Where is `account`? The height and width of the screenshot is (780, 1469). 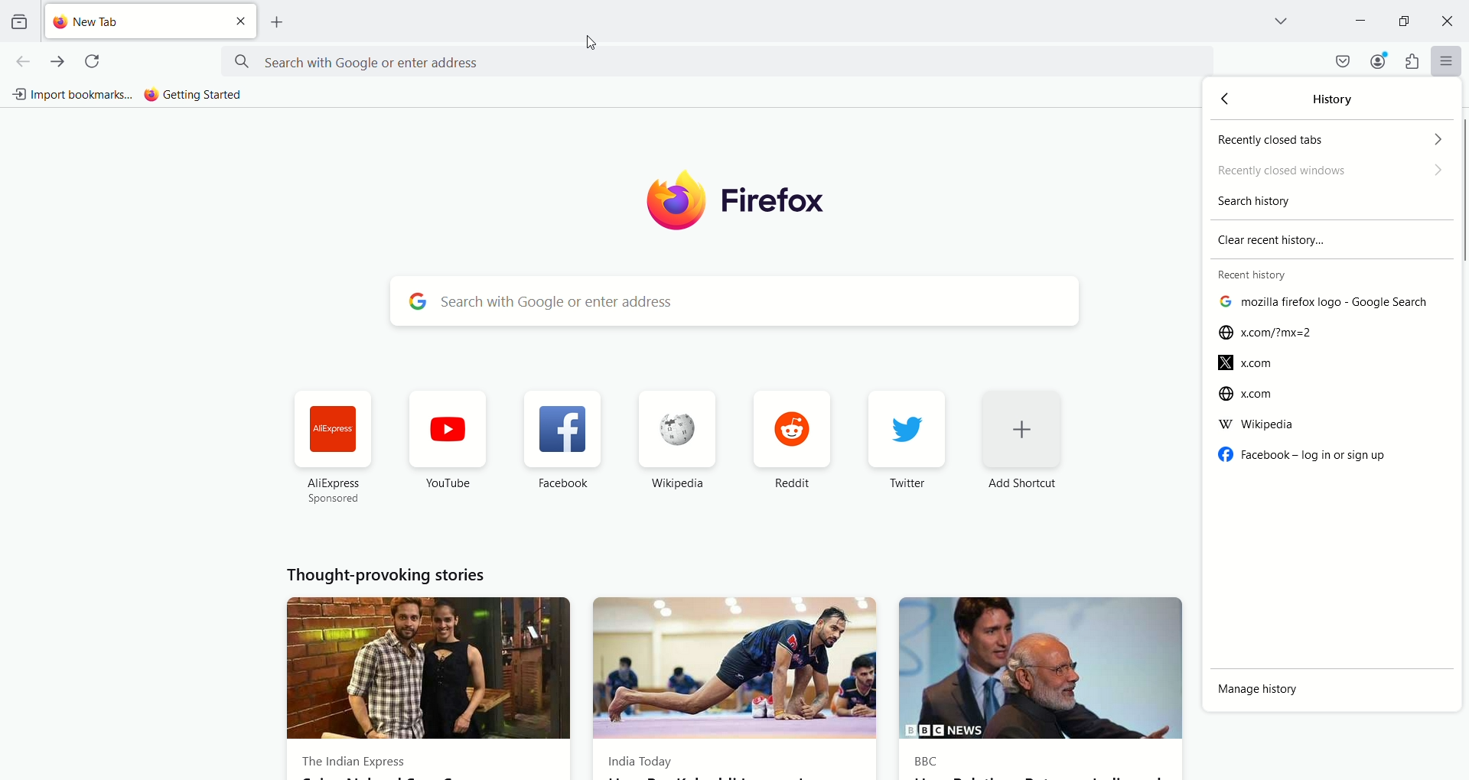 account is located at coordinates (1378, 60).